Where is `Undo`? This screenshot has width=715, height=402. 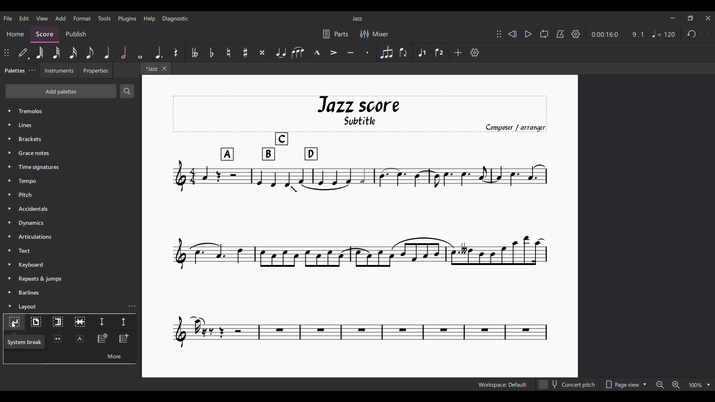 Undo is located at coordinates (692, 34).